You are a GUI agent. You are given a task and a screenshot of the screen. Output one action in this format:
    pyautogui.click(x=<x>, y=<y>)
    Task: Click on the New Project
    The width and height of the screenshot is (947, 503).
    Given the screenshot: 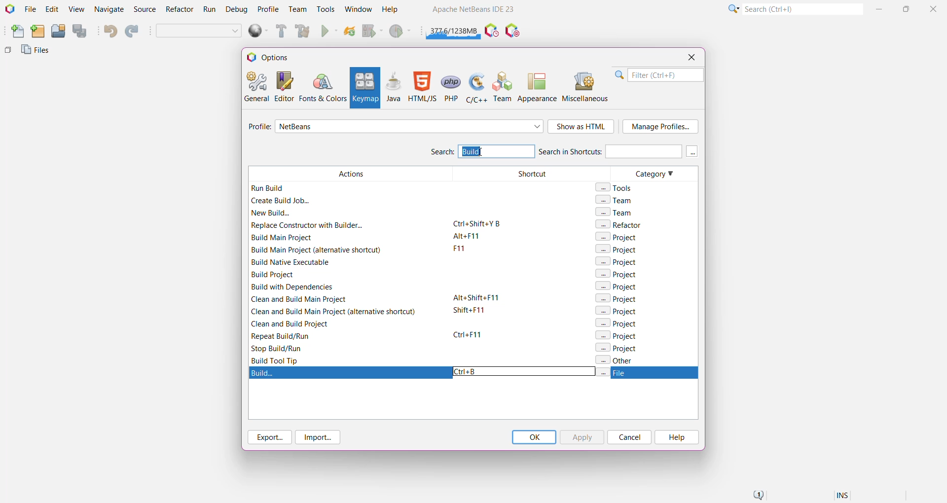 What is the action you would take?
    pyautogui.click(x=37, y=32)
    